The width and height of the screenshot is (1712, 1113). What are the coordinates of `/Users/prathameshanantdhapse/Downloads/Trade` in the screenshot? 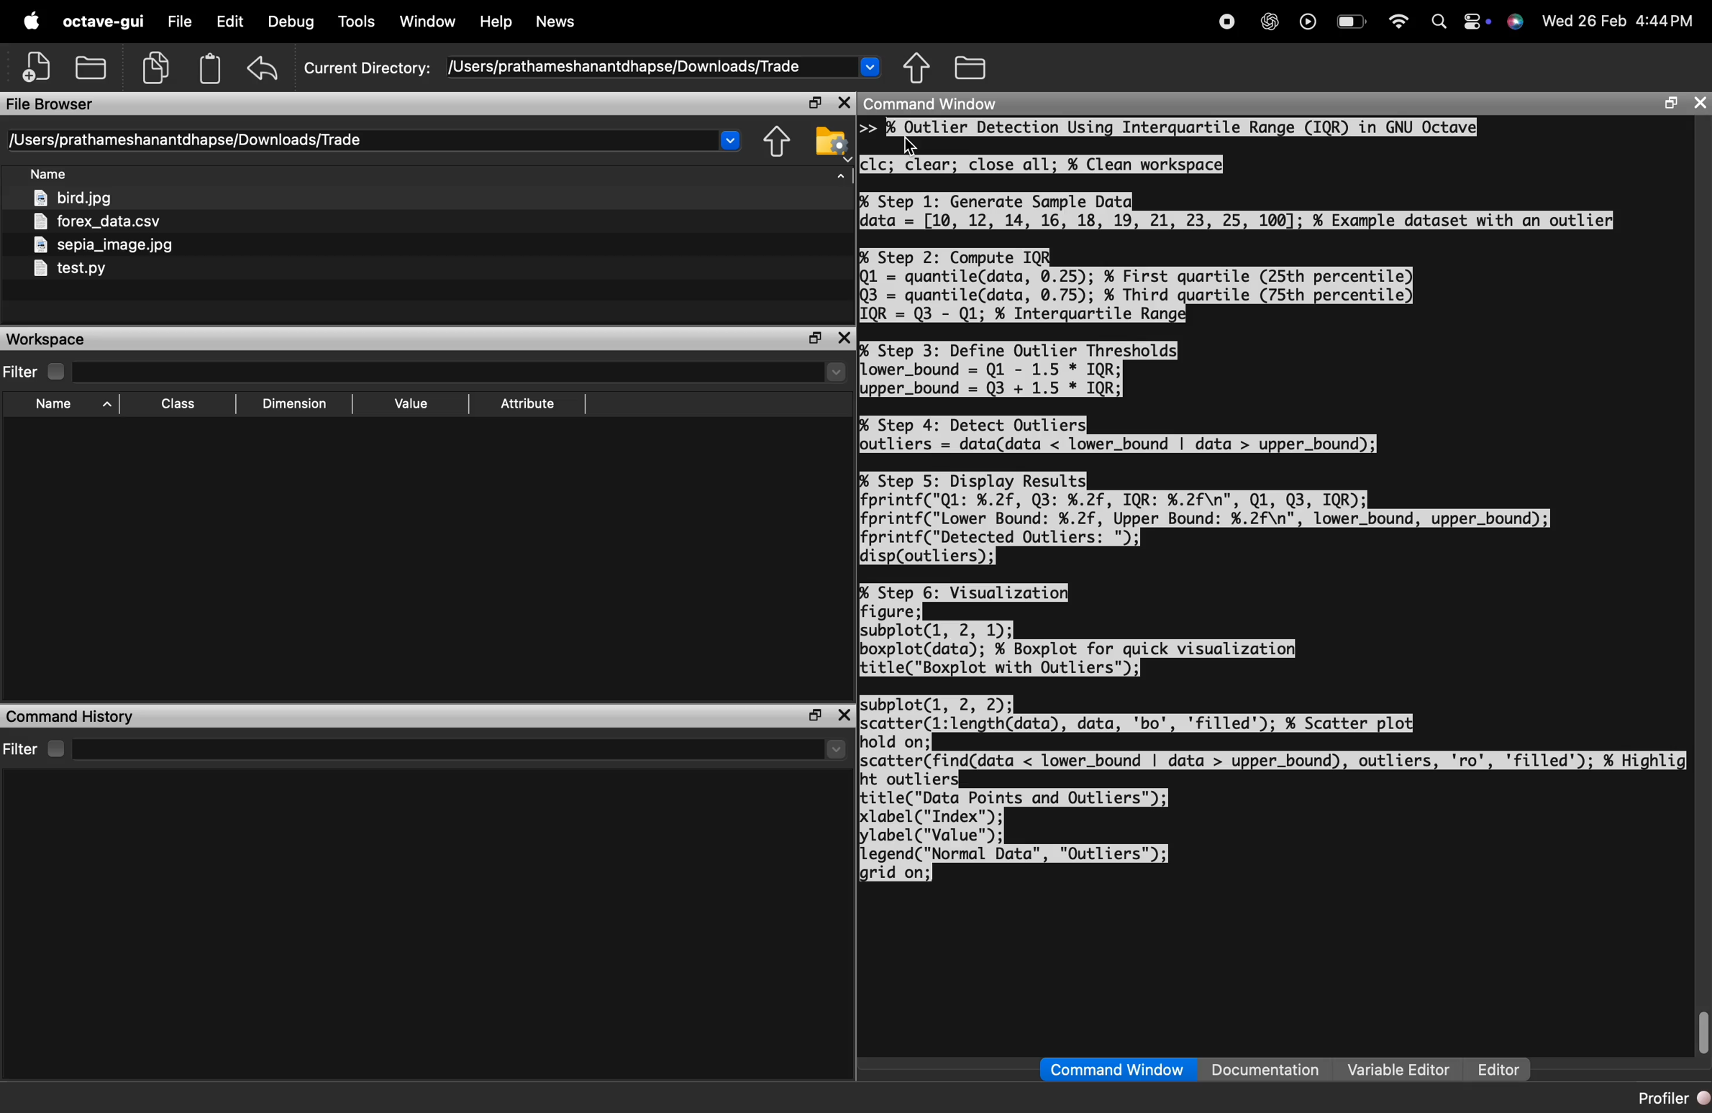 It's located at (627, 67).